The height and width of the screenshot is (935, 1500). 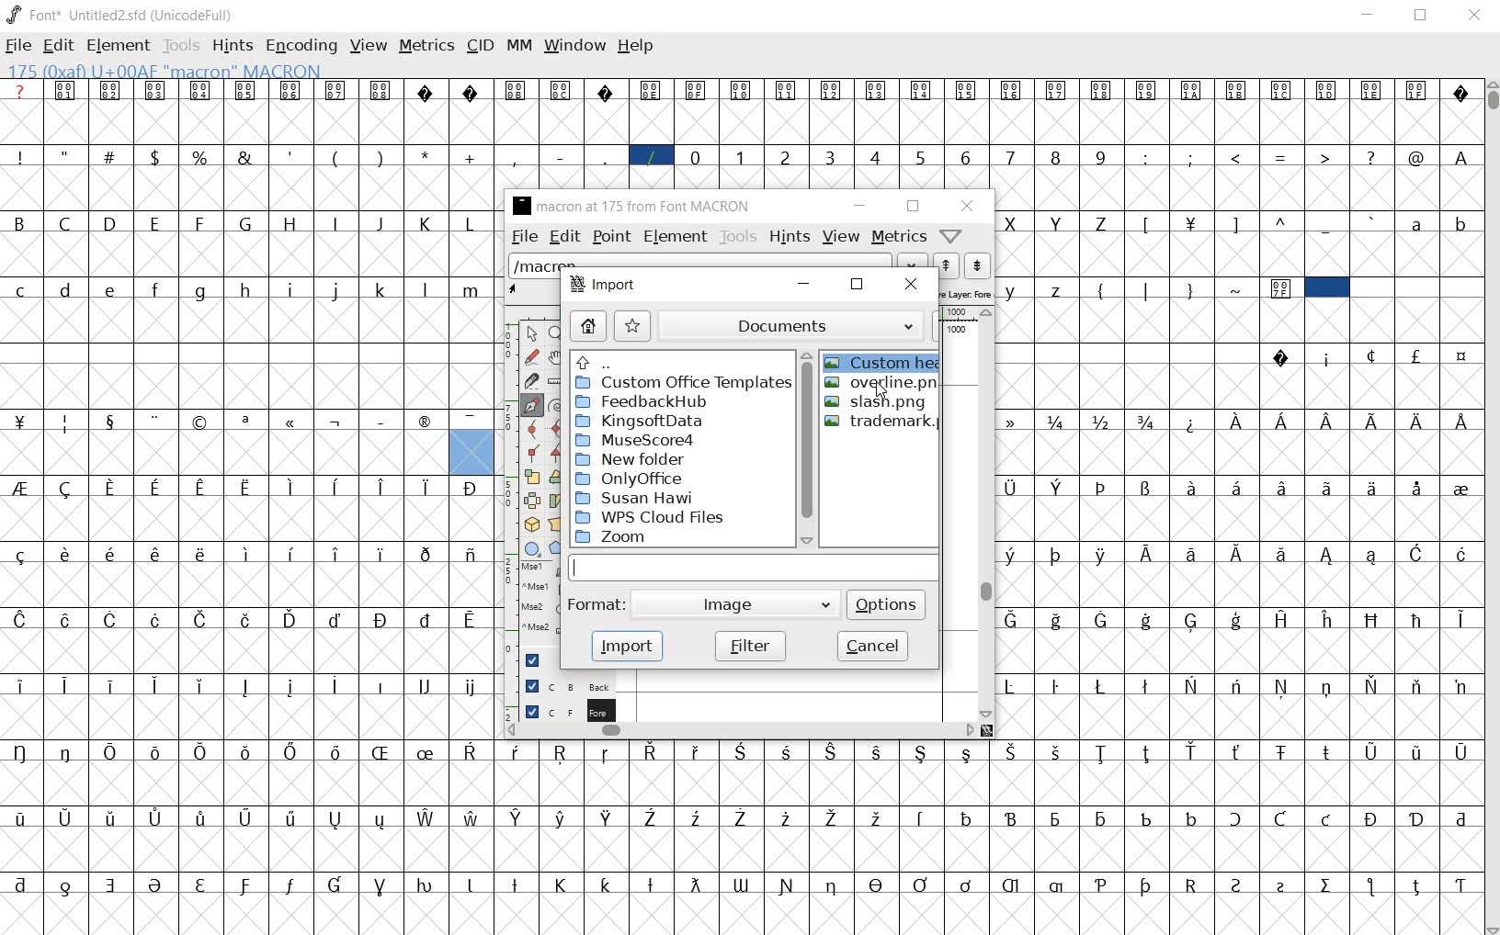 What do you see at coordinates (113, 422) in the screenshot?
I see `Symbol` at bounding box center [113, 422].